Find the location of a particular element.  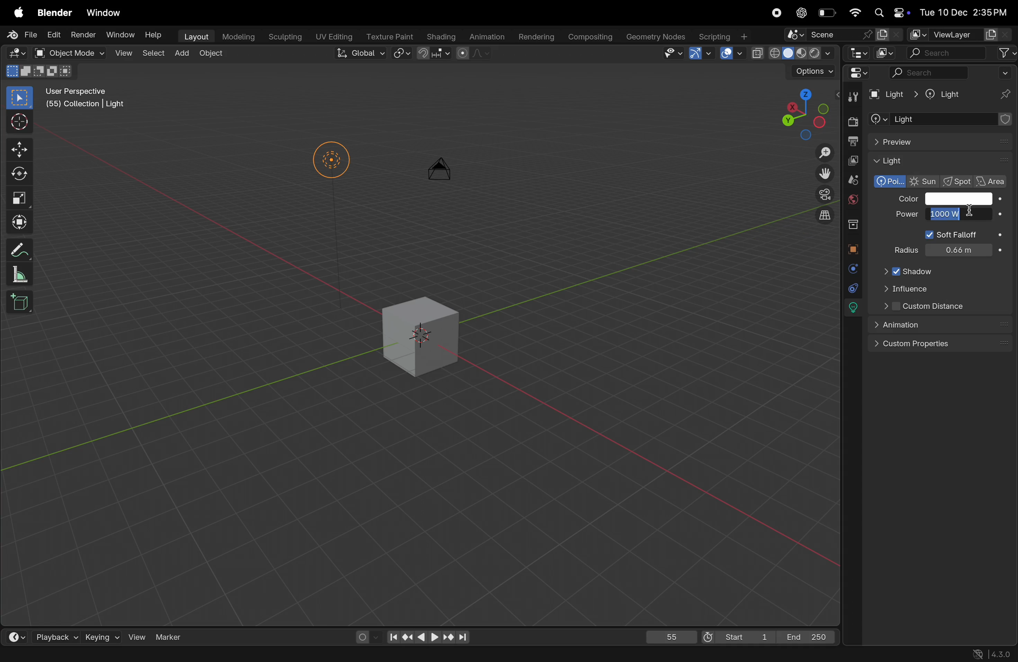

modes is located at coordinates (41, 72).